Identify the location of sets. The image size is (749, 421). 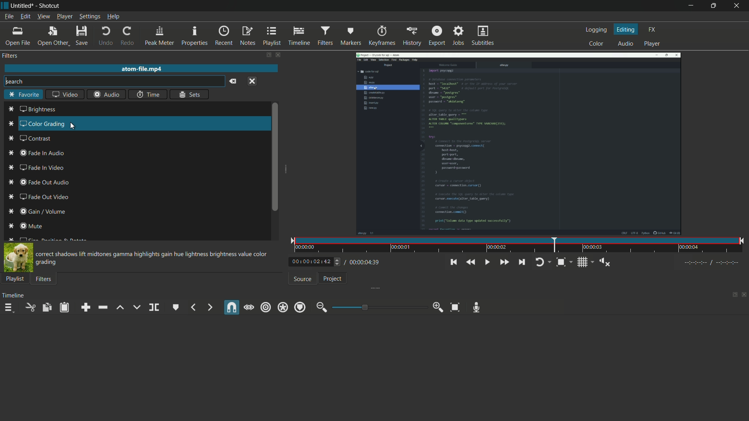
(190, 94).